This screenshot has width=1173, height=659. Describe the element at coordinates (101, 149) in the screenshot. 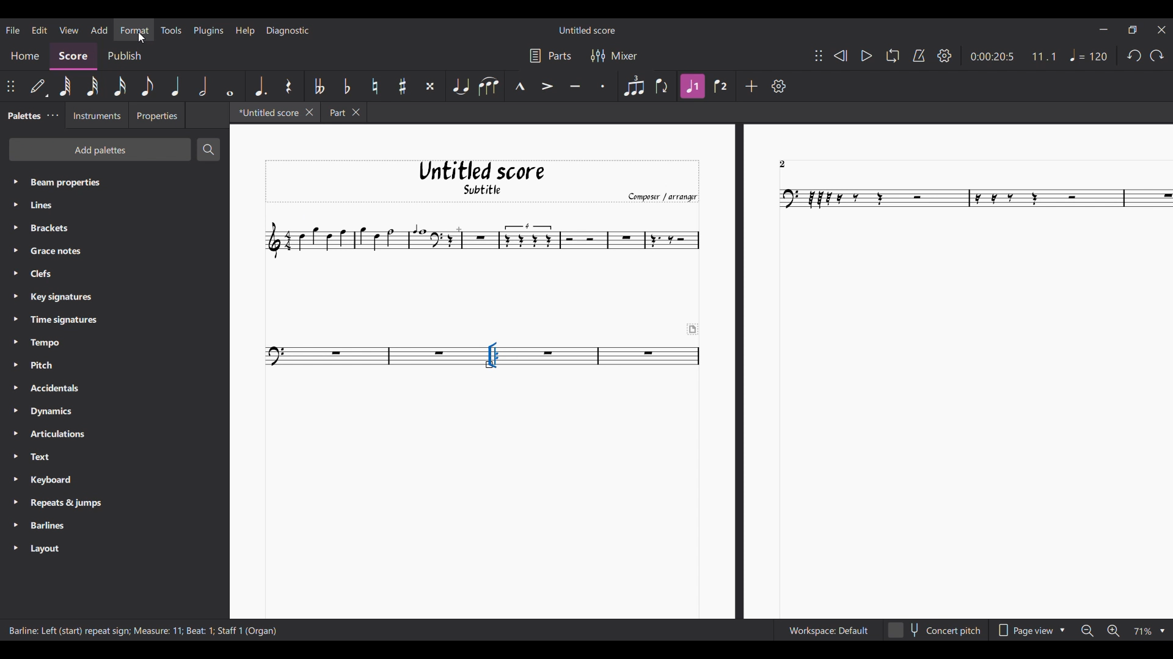

I see `Add palette` at that location.